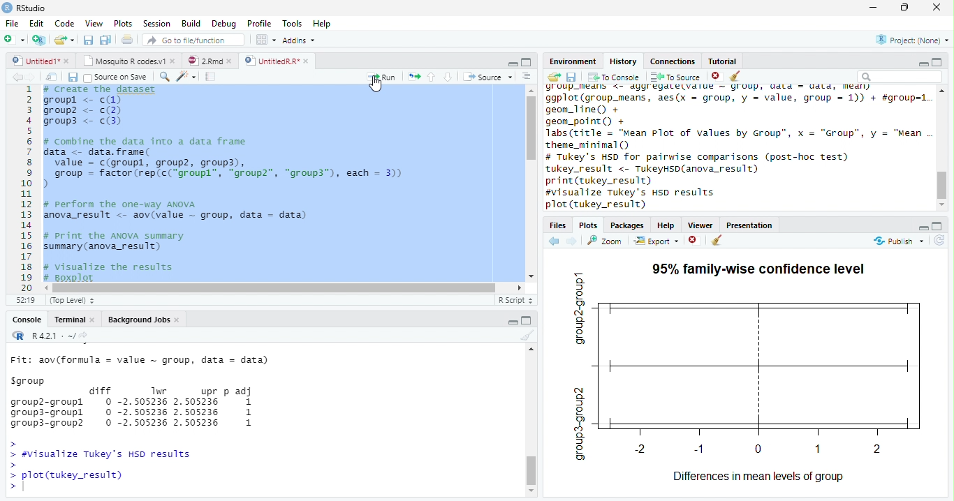 This screenshot has height=501, width=954. I want to click on Tutorial, so click(724, 60).